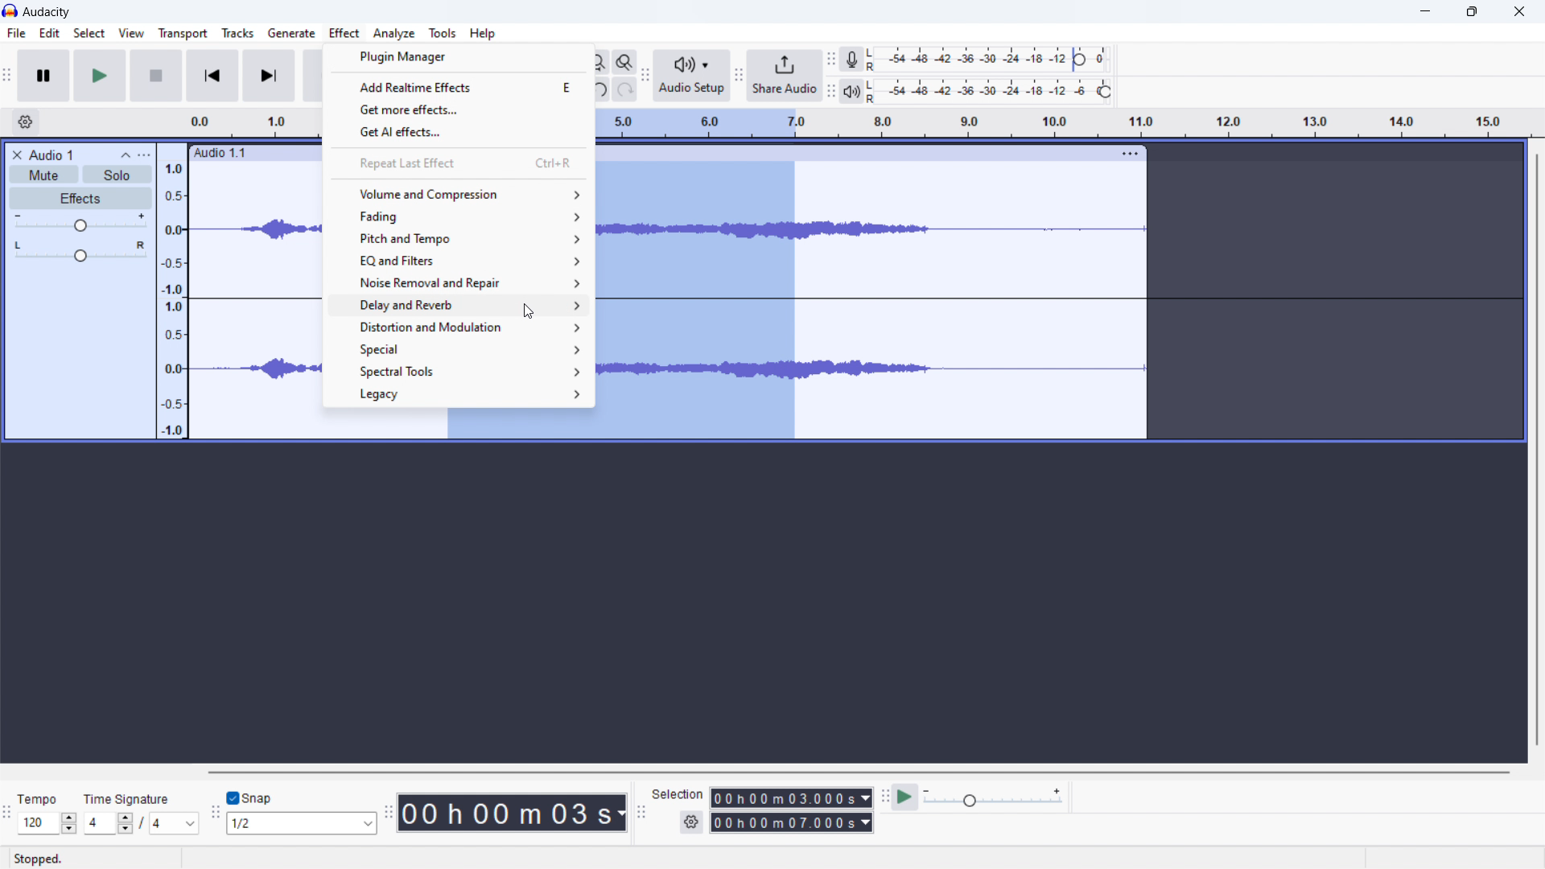 The height and width of the screenshot is (869, 1545). What do you see at coordinates (39, 859) in the screenshot?
I see `stopped.` at bounding box center [39, 859].